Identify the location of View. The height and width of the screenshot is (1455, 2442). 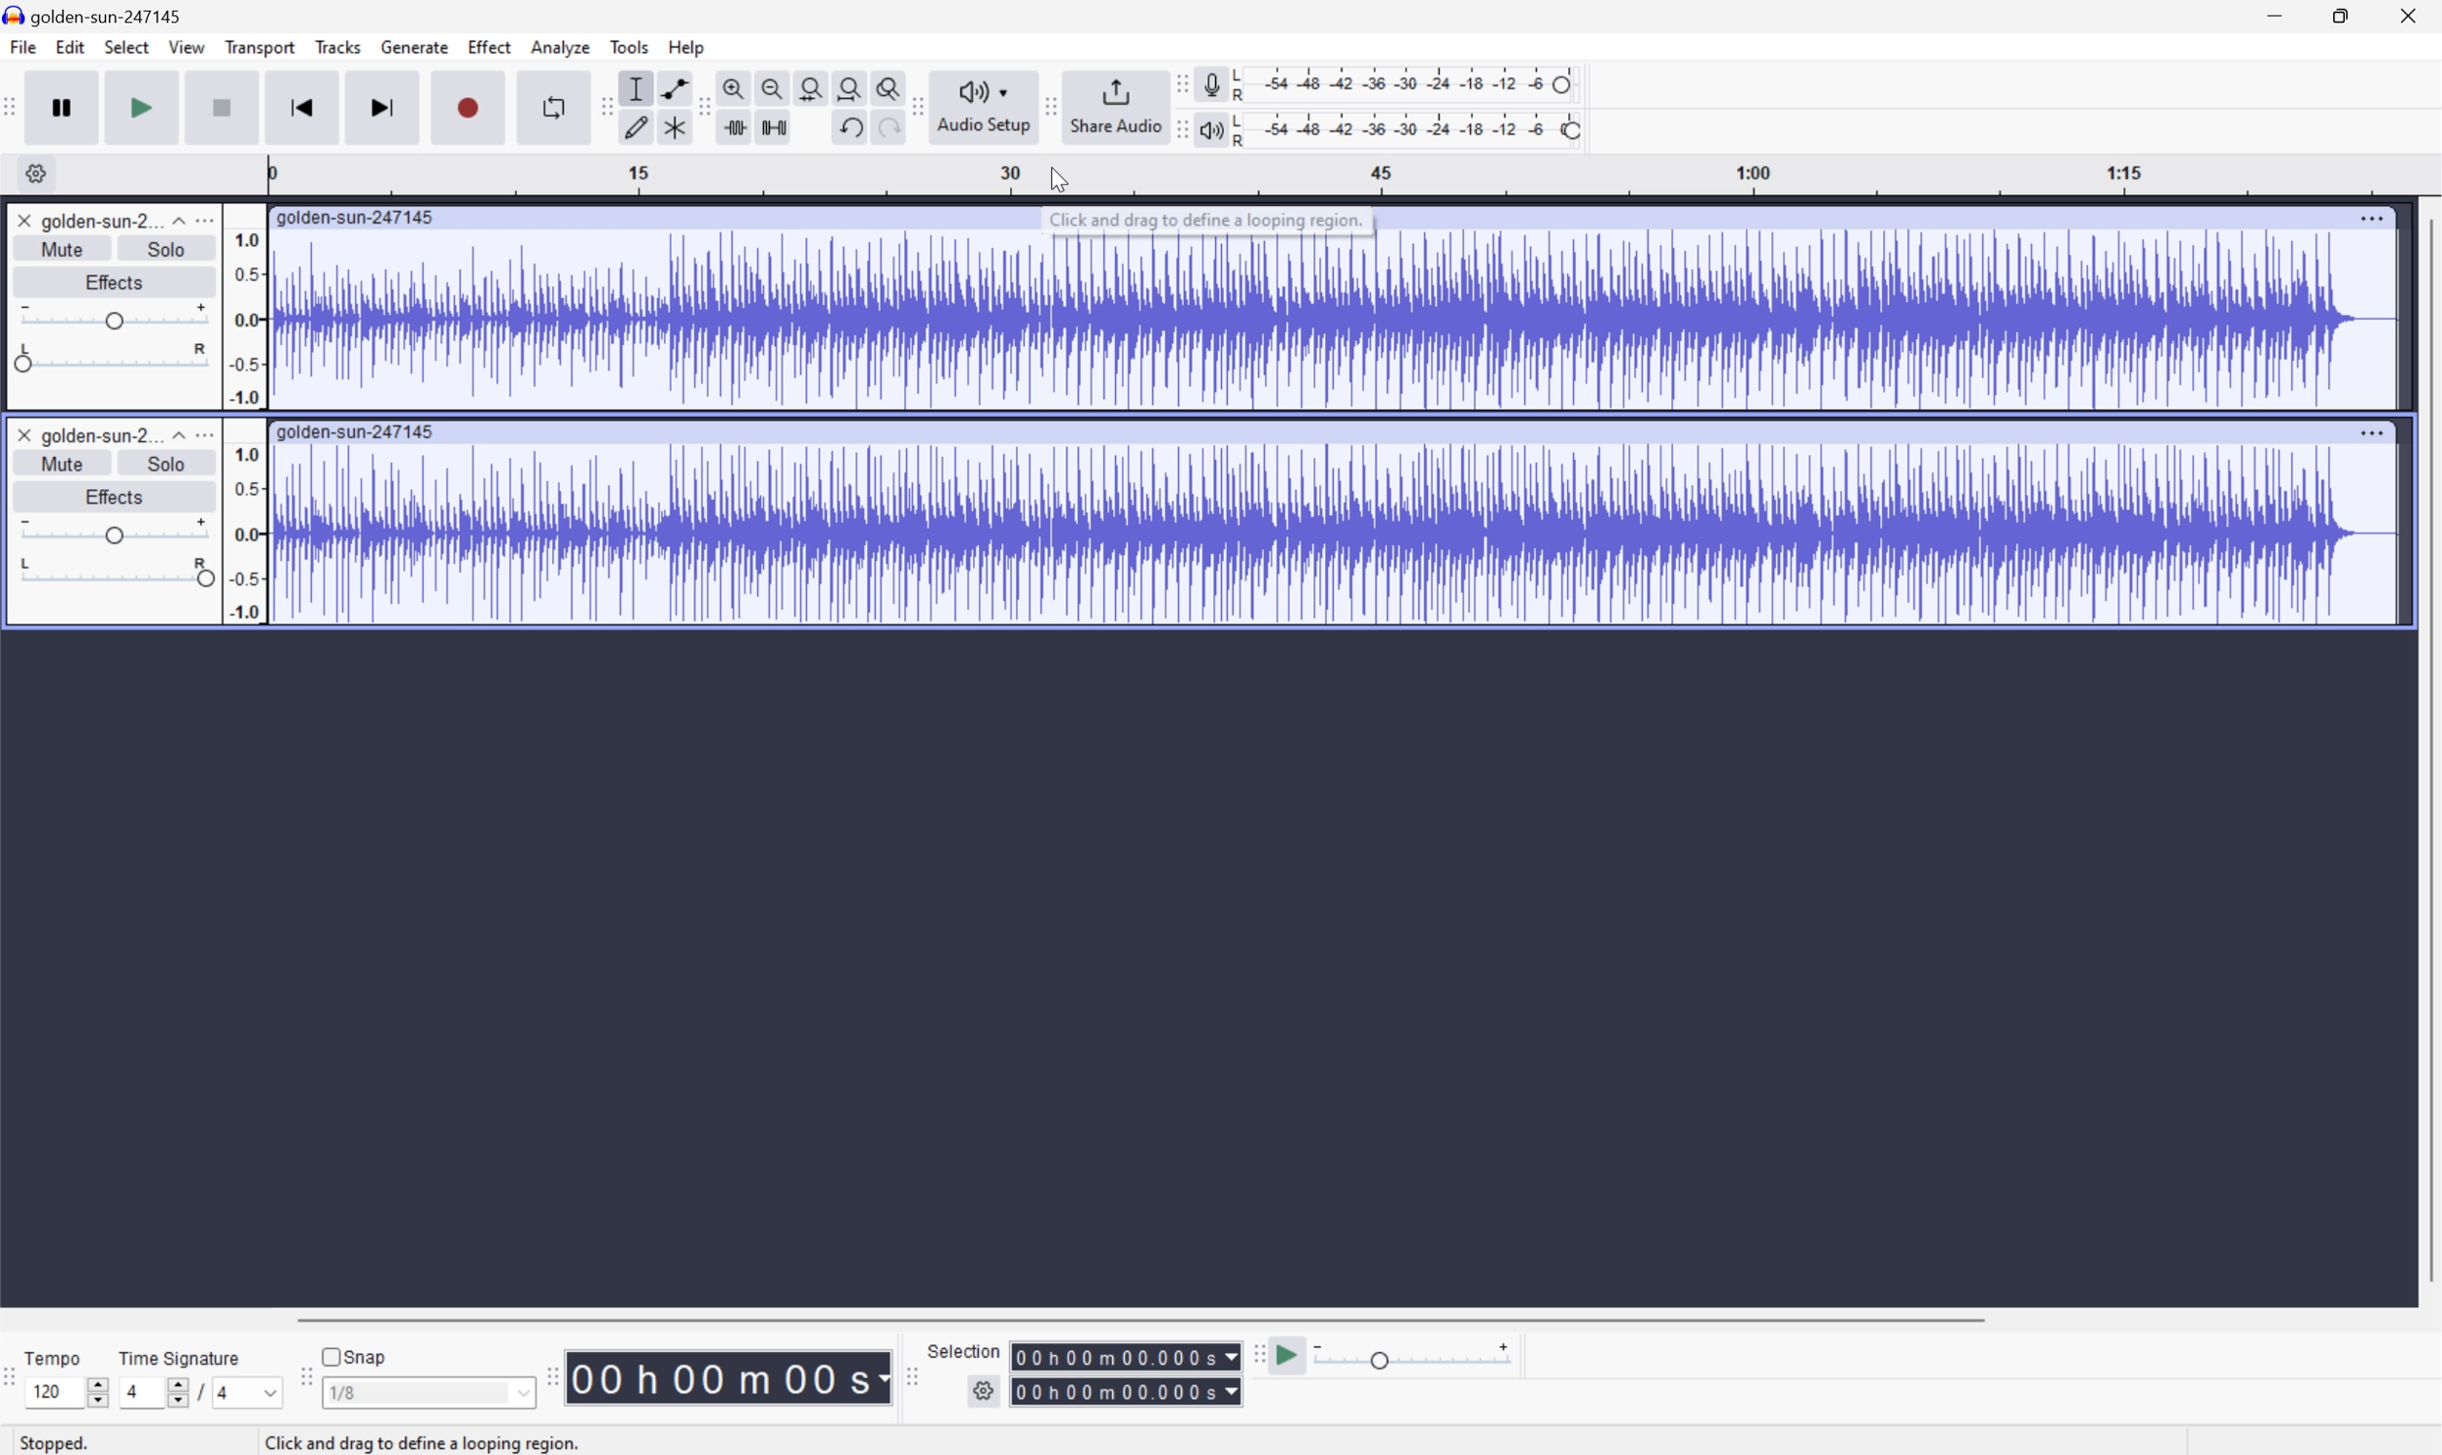
(188, 45).